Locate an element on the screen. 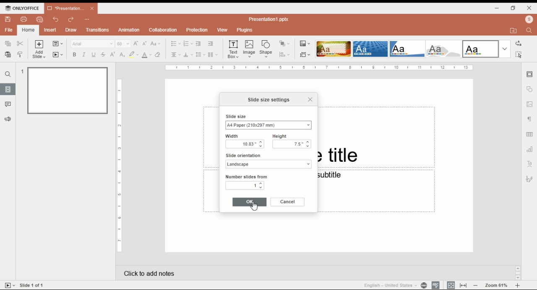  Page Scale is located at coordinates (120, 166).